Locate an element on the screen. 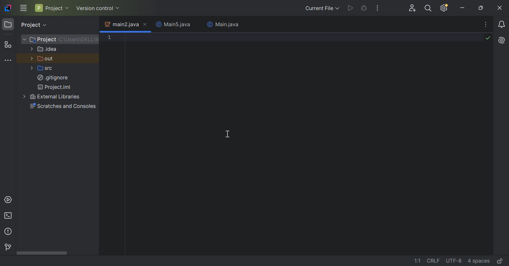  Project is located at coordinates (36, 25).